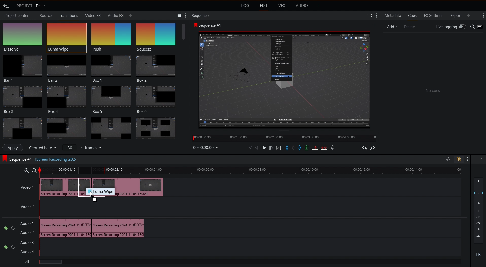  Describe the element at coordinates (263, 6) in the screenshot. I see `Edit` at that location.